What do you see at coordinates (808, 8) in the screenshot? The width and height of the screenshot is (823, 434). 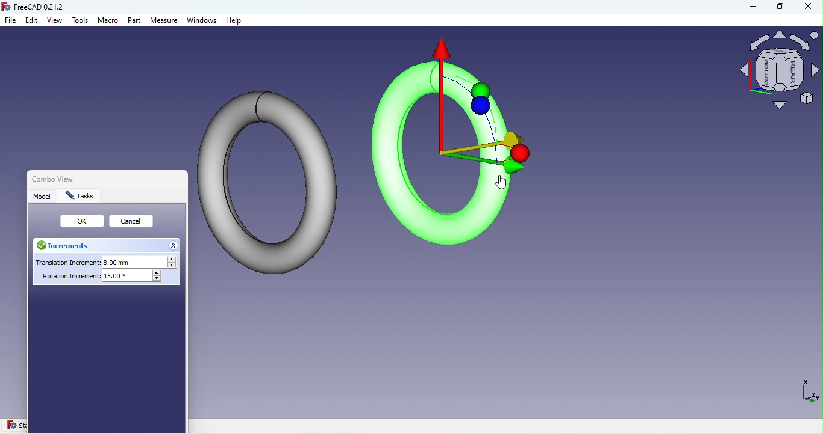 I see `Close` at bounding box center [808, 8].